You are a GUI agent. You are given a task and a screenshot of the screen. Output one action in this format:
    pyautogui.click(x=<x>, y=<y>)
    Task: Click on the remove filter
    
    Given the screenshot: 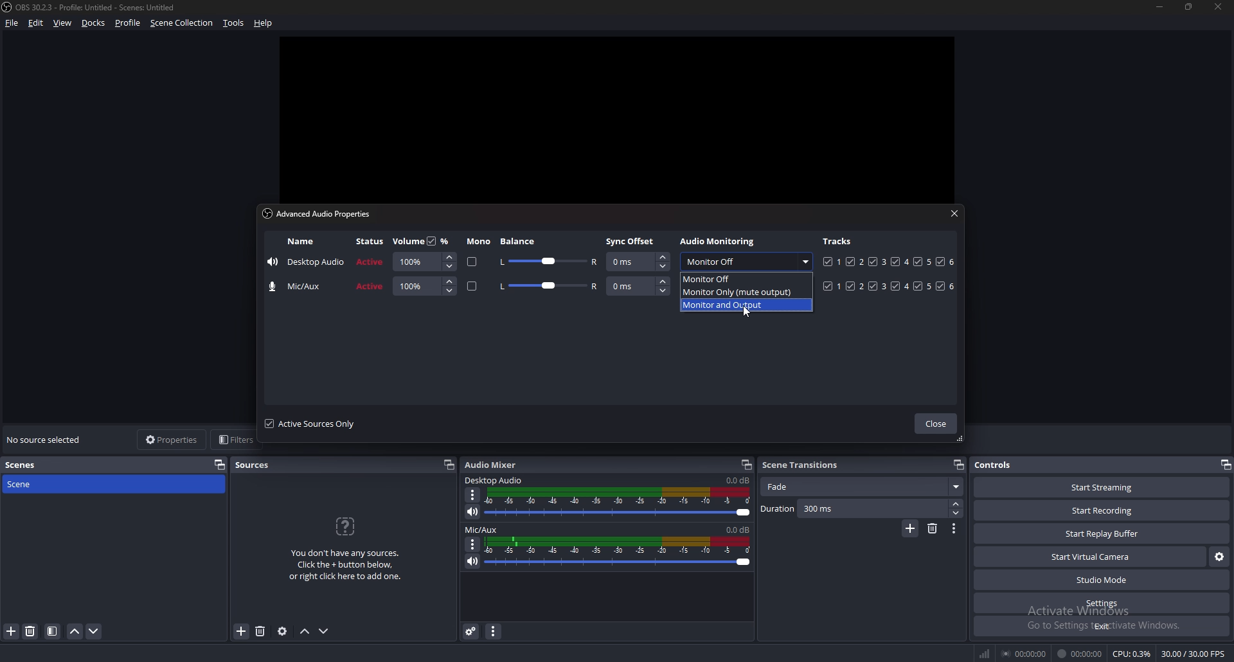 What is the action you would take?
    pyautogui.click(x=31, y=631)
    